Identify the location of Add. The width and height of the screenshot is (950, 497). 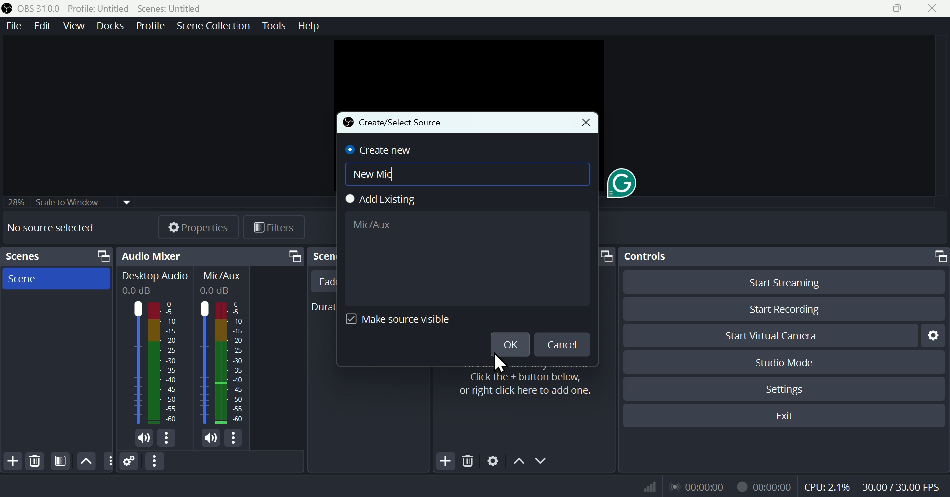
(12, 461).